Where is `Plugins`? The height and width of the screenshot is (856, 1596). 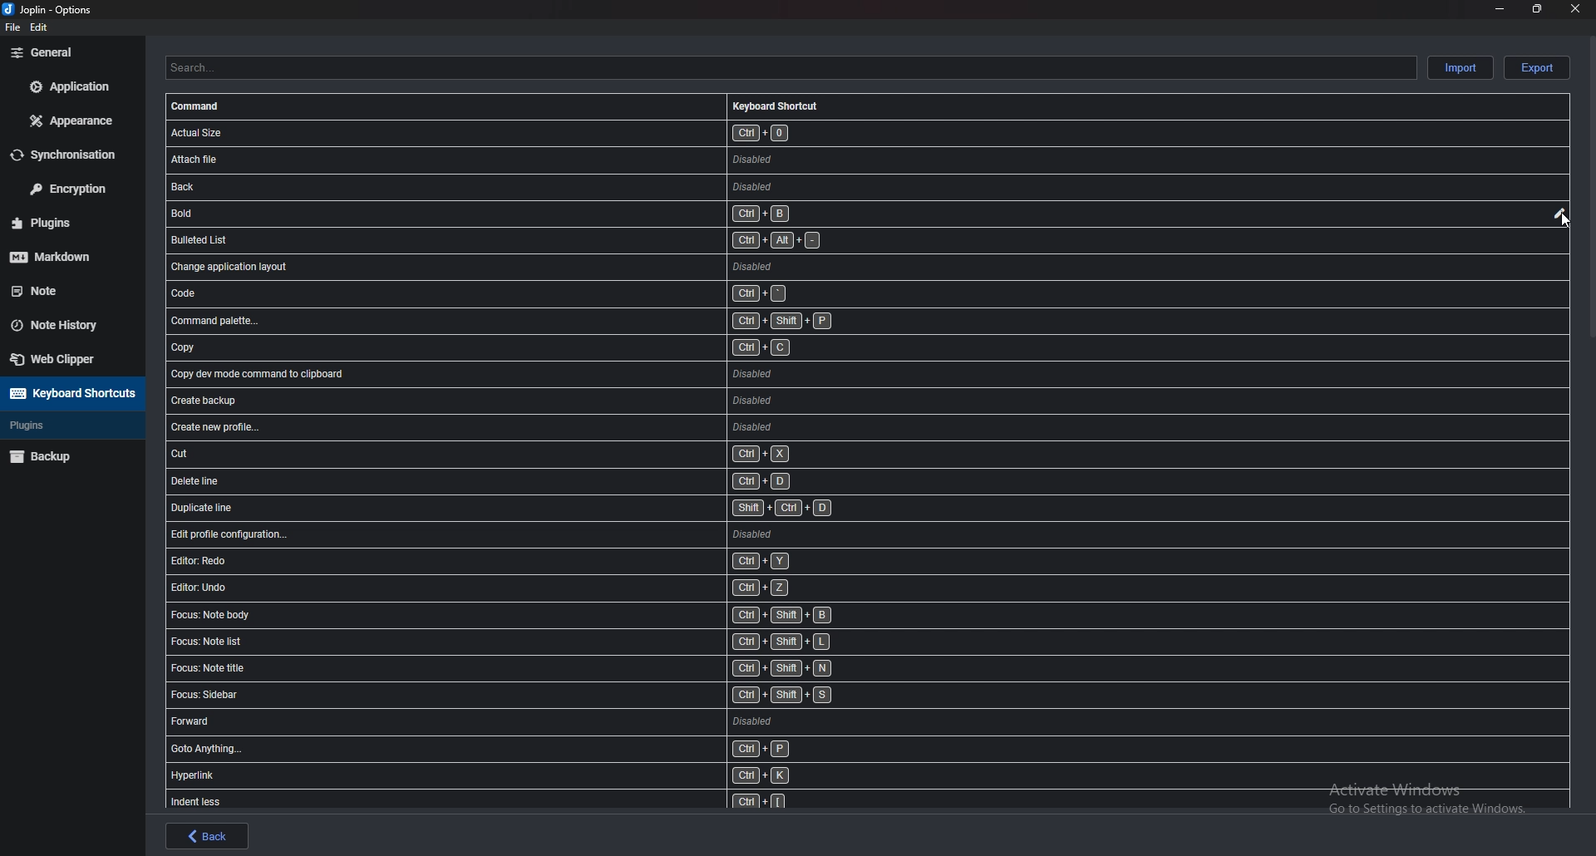
Plugins is located at coordinates (66, 425).